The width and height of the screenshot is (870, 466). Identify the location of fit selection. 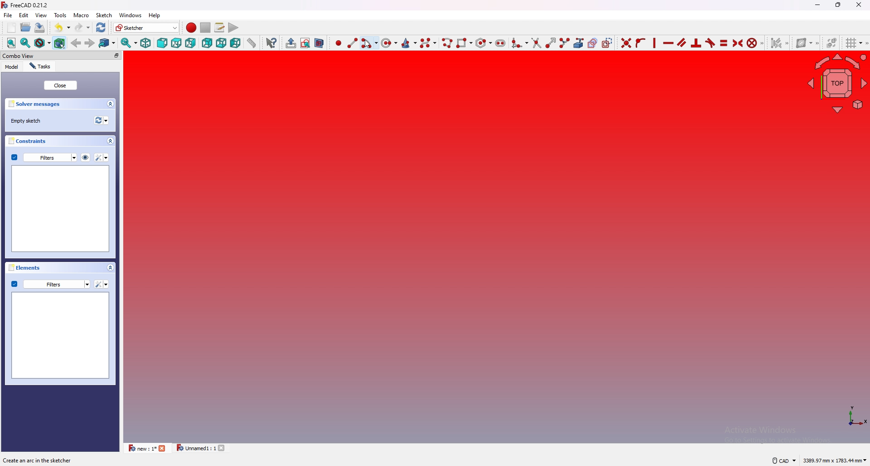
(25, 43).